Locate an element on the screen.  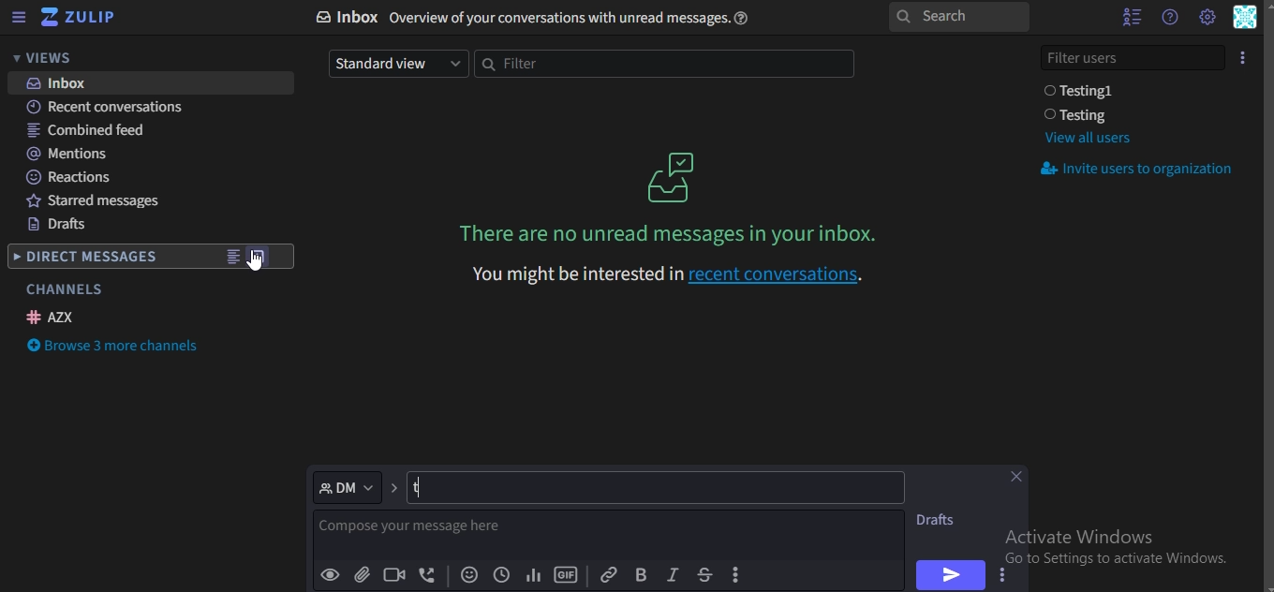
add emoji is located at coordinates (470, 576).